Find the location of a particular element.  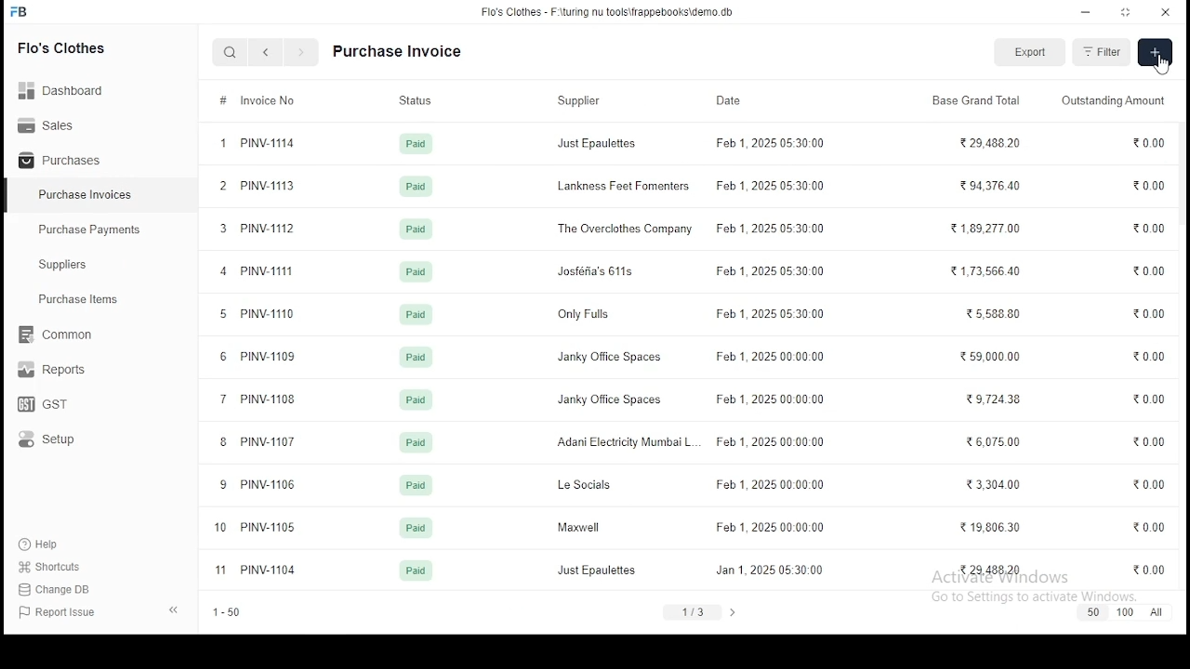

9 is located at coordinates (224, 485).